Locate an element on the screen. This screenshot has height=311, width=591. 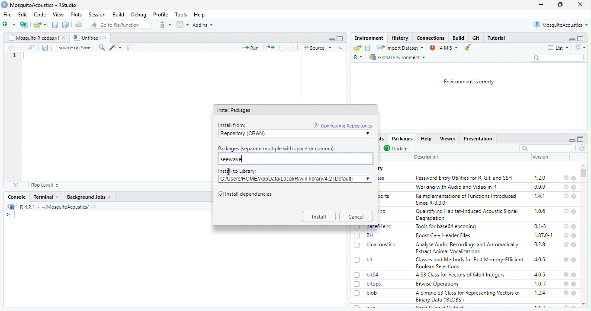
Dataset’s  is located at coordinates (131, 48).